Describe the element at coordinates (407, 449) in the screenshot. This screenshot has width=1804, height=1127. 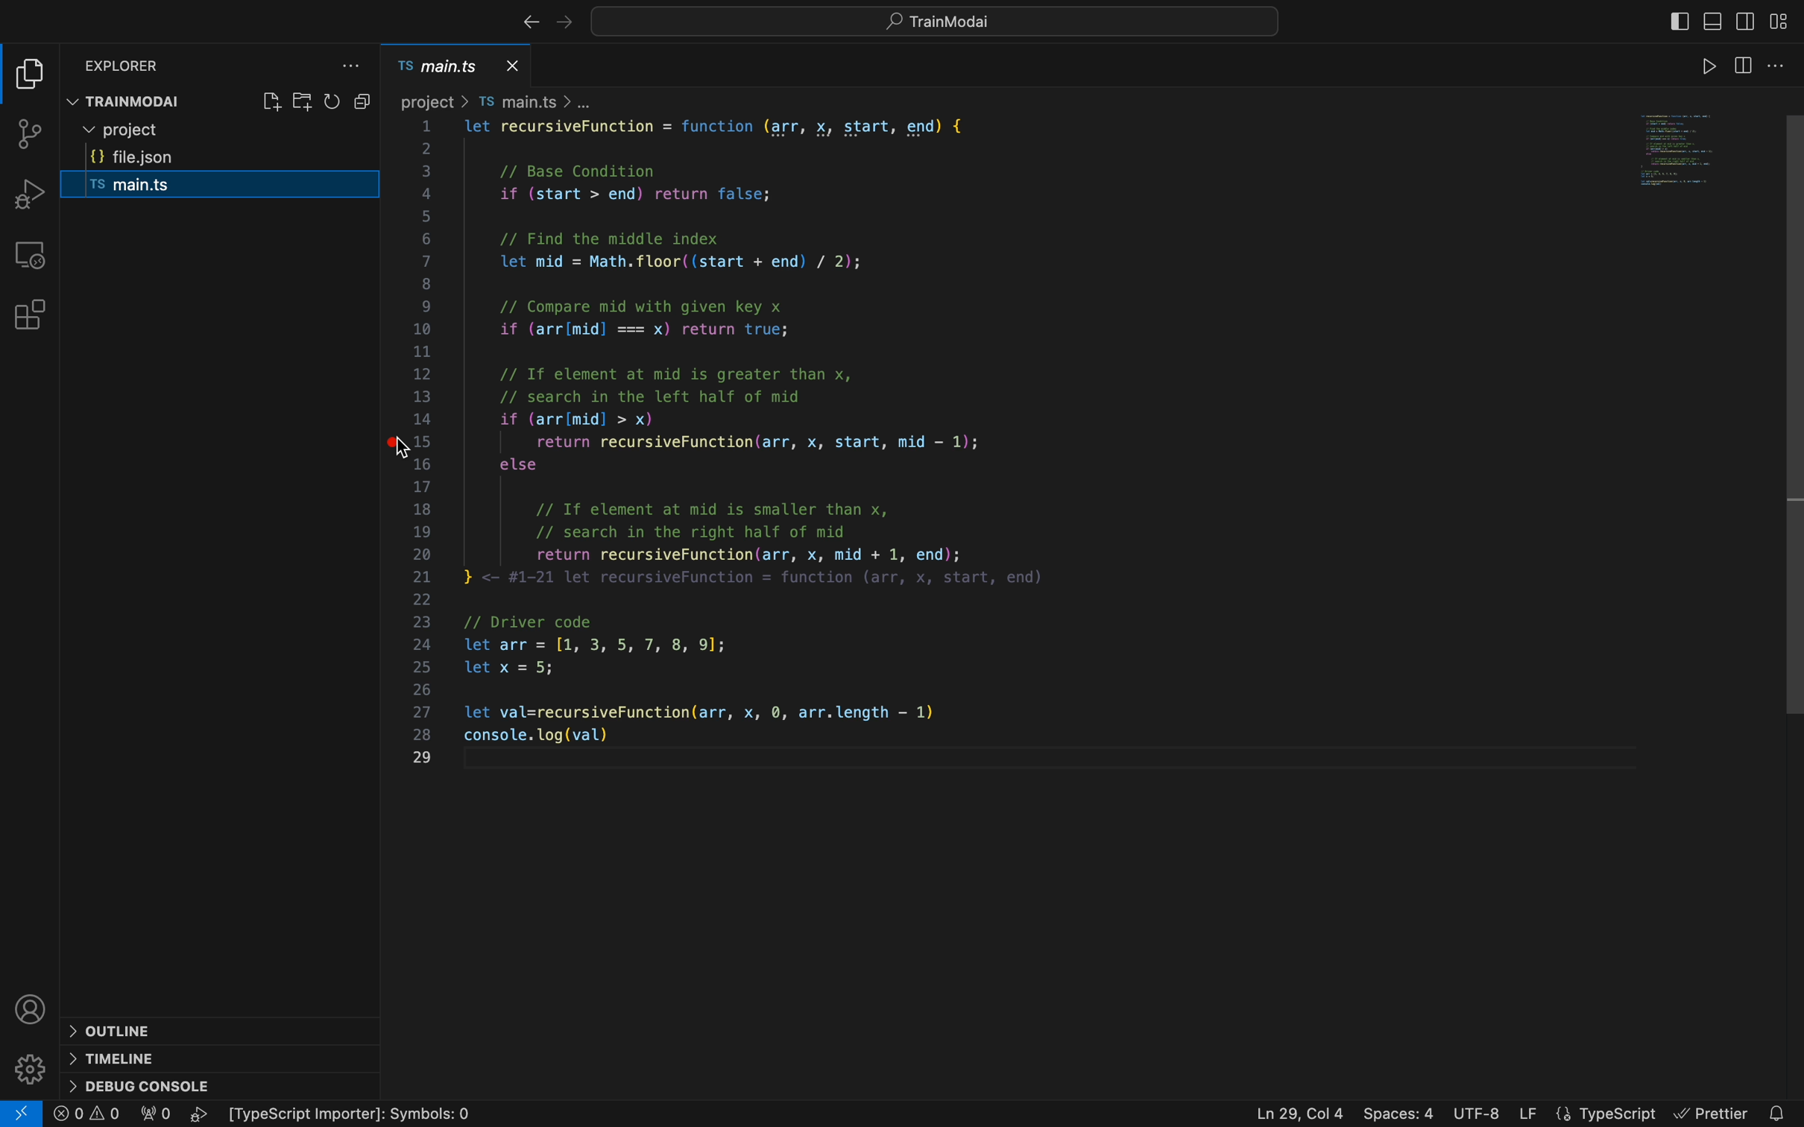
I see `Cursor` at that location.